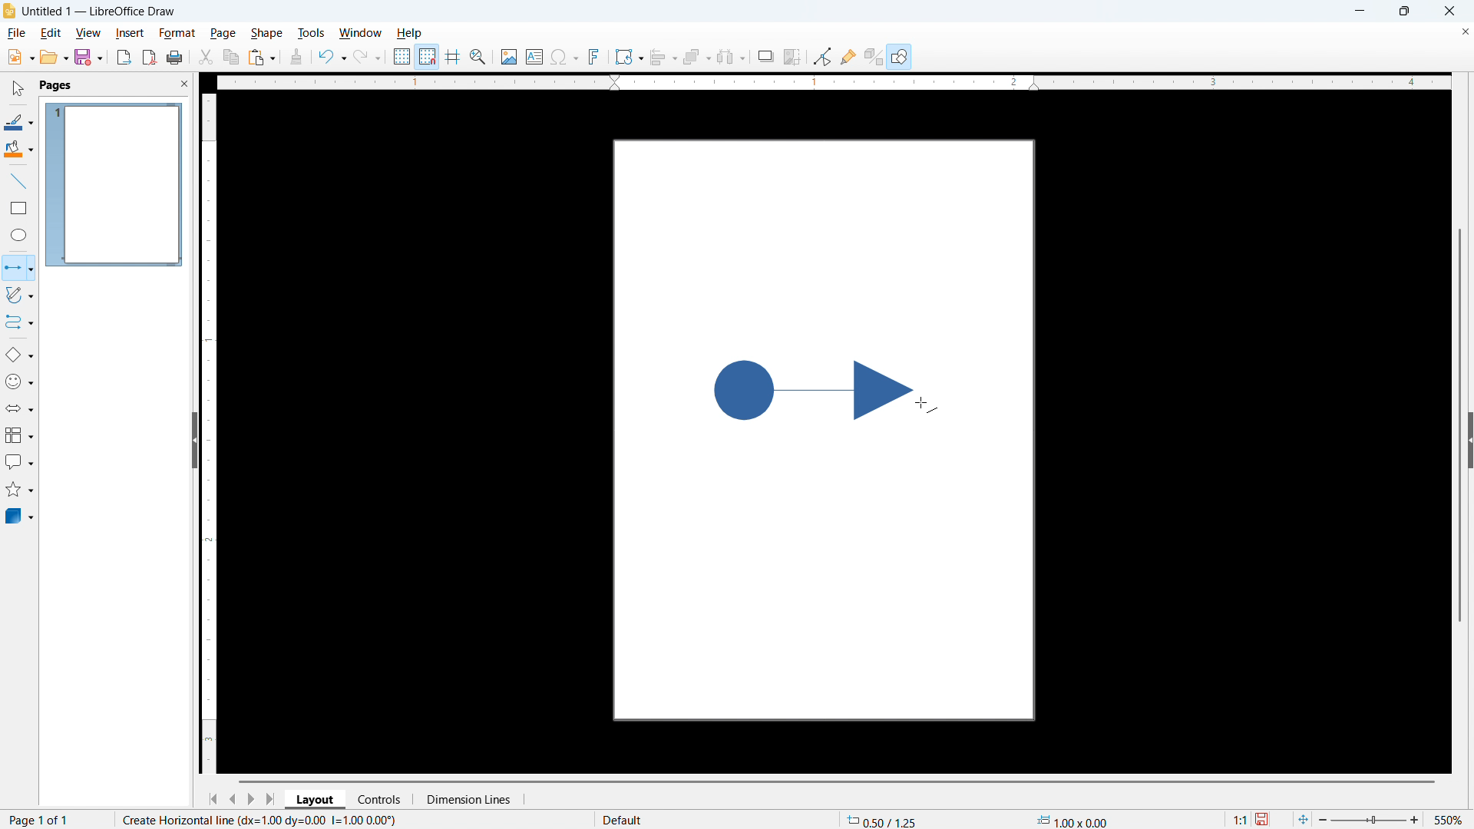 The image size is (1474, 829). What do you see at coordinates (765, 56) in the screenshot?
I see `Shadow ` at bounding box center [765, 56].